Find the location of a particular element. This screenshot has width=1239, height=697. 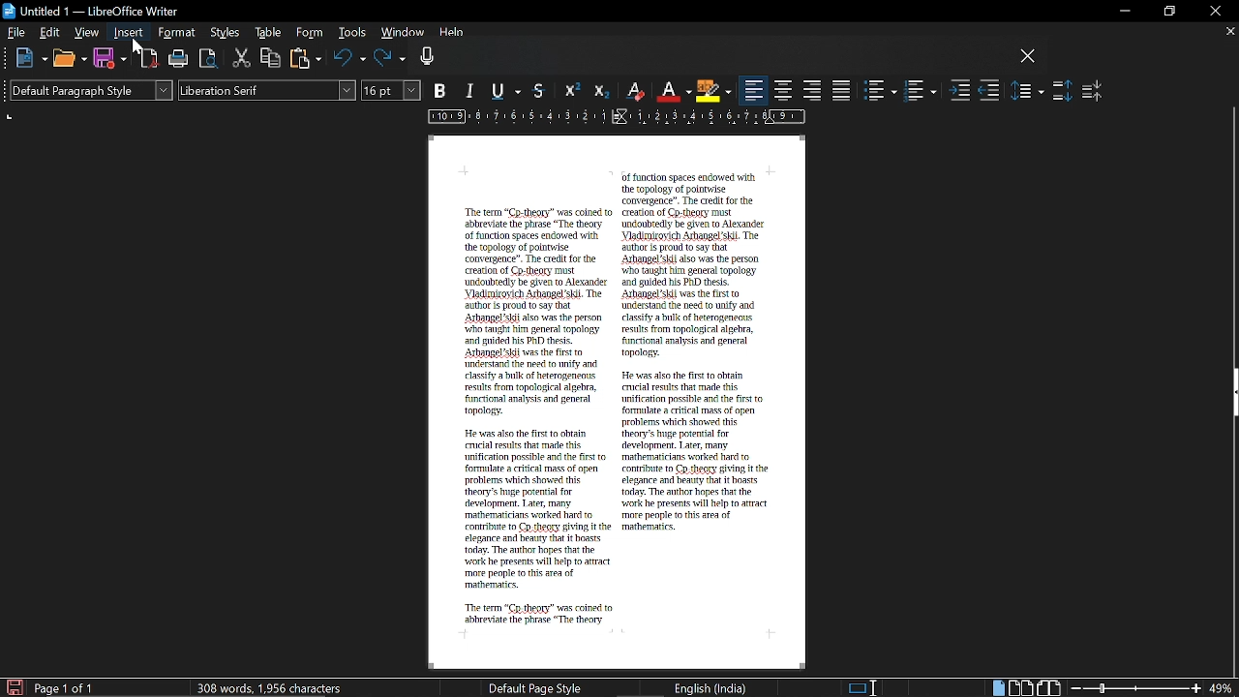

Restore down is located at coordinates (1167, 12).